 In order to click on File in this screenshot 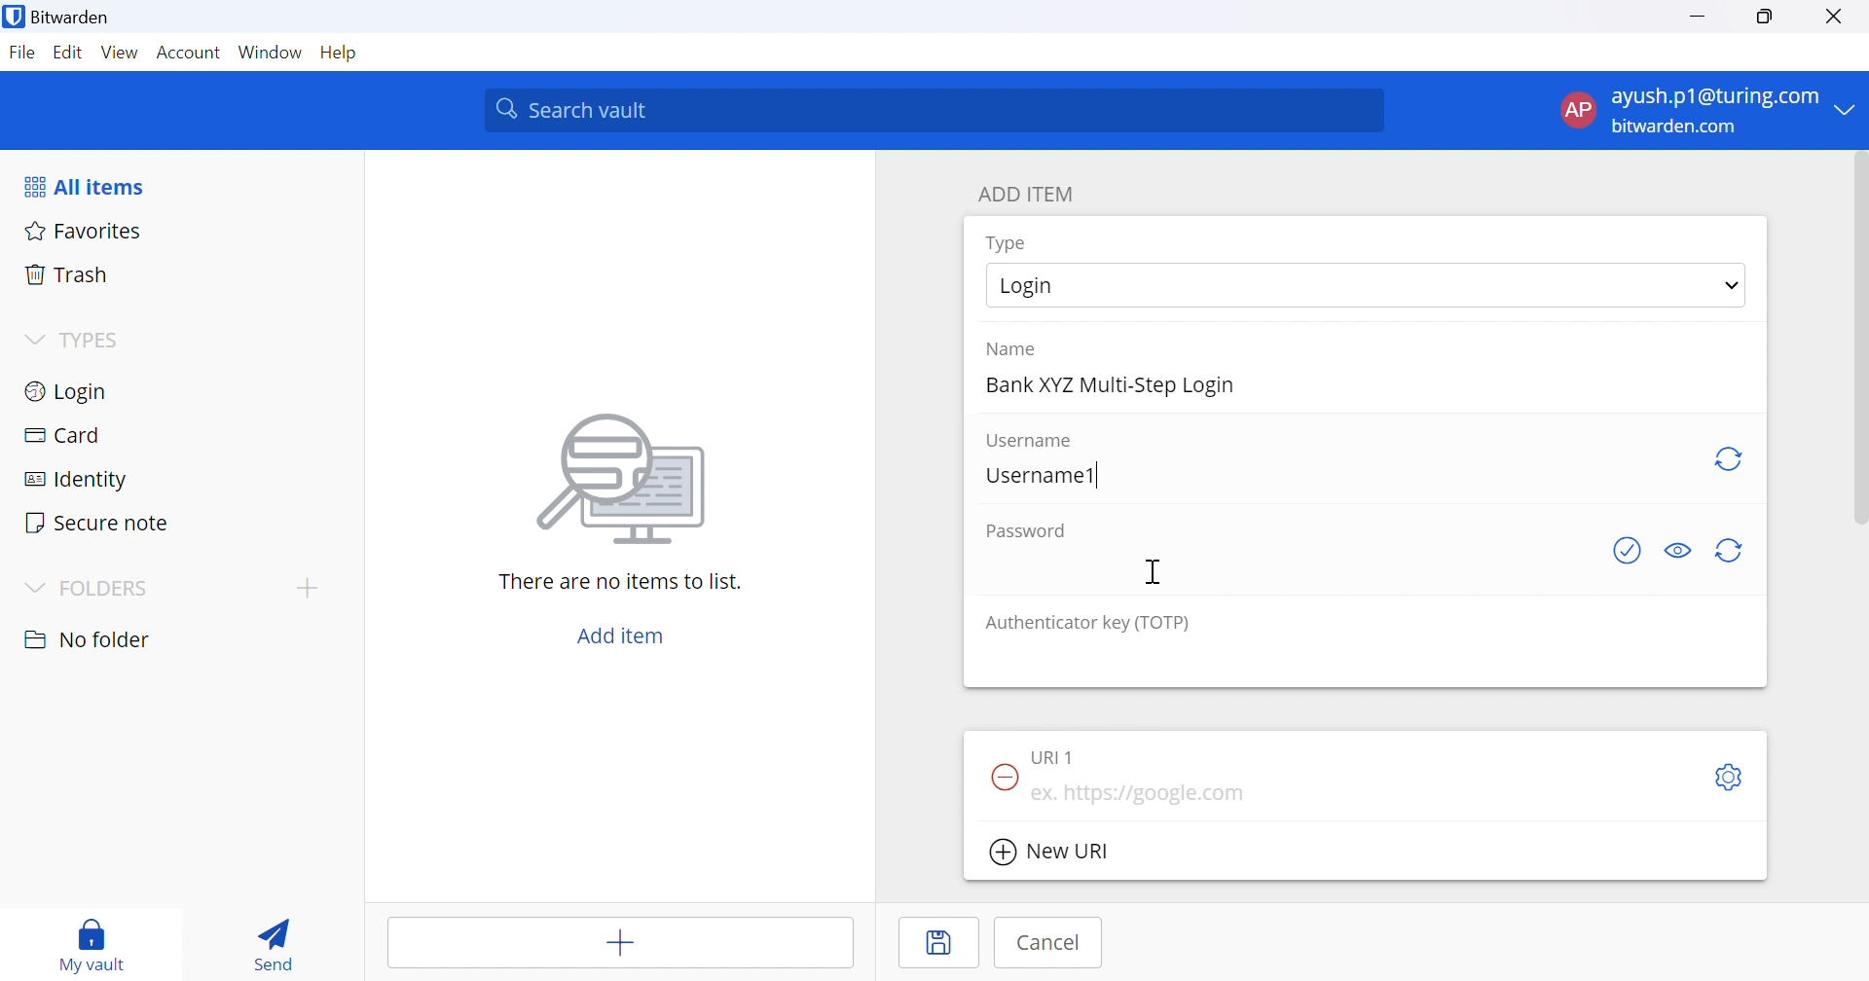, I will do `click(21, 54)`.